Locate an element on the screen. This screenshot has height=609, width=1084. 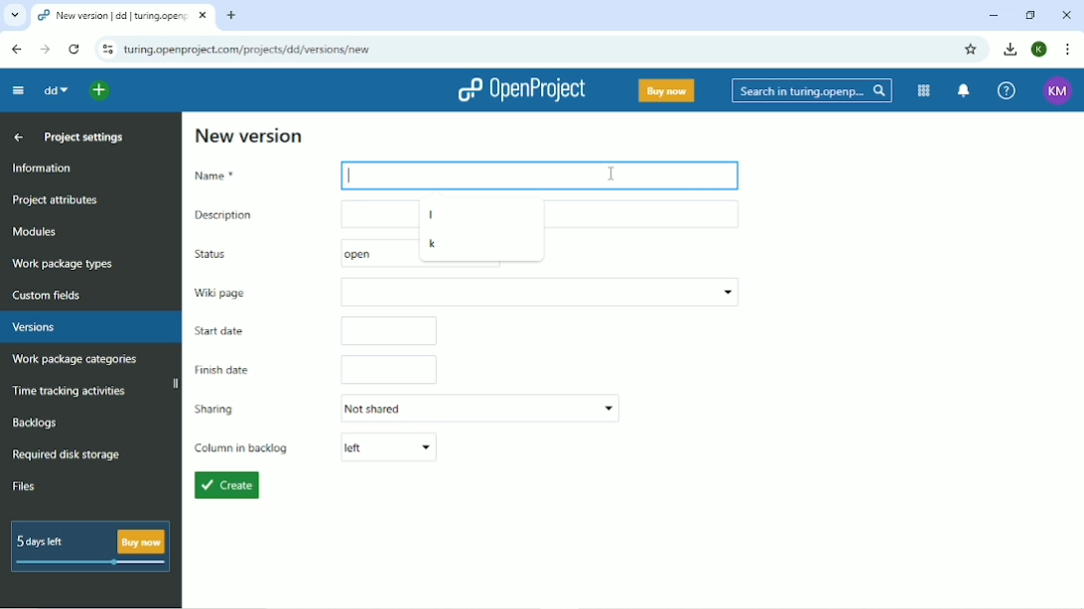
View site information is located at coordinates (107, 49).